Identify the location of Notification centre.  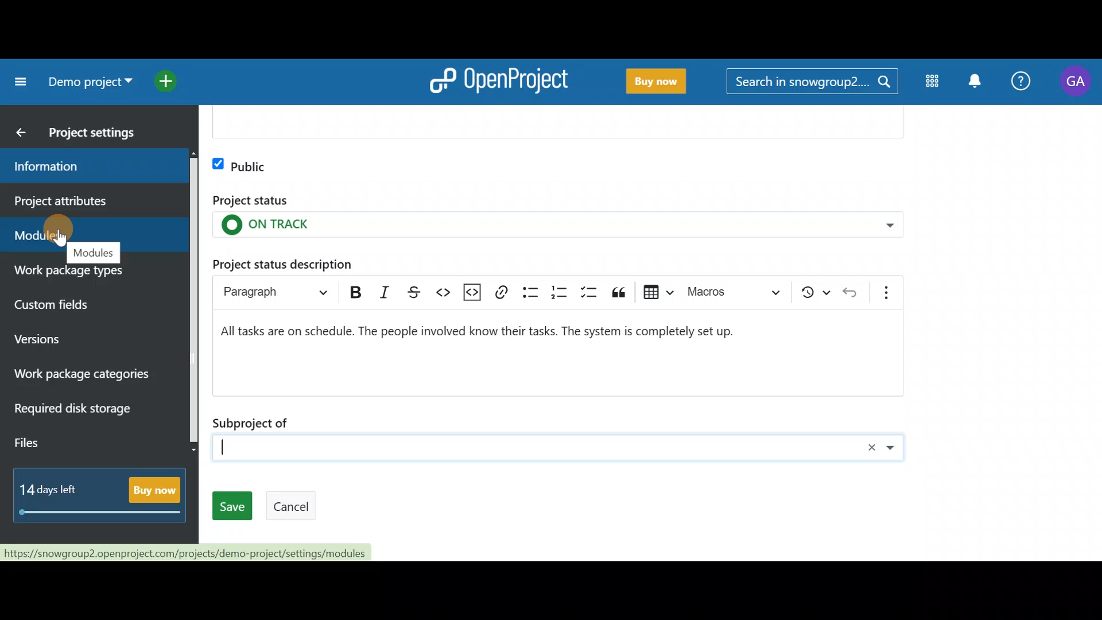
(977, 84).